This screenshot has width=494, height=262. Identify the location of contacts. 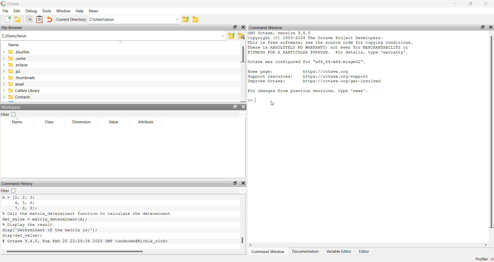
(18, 97).